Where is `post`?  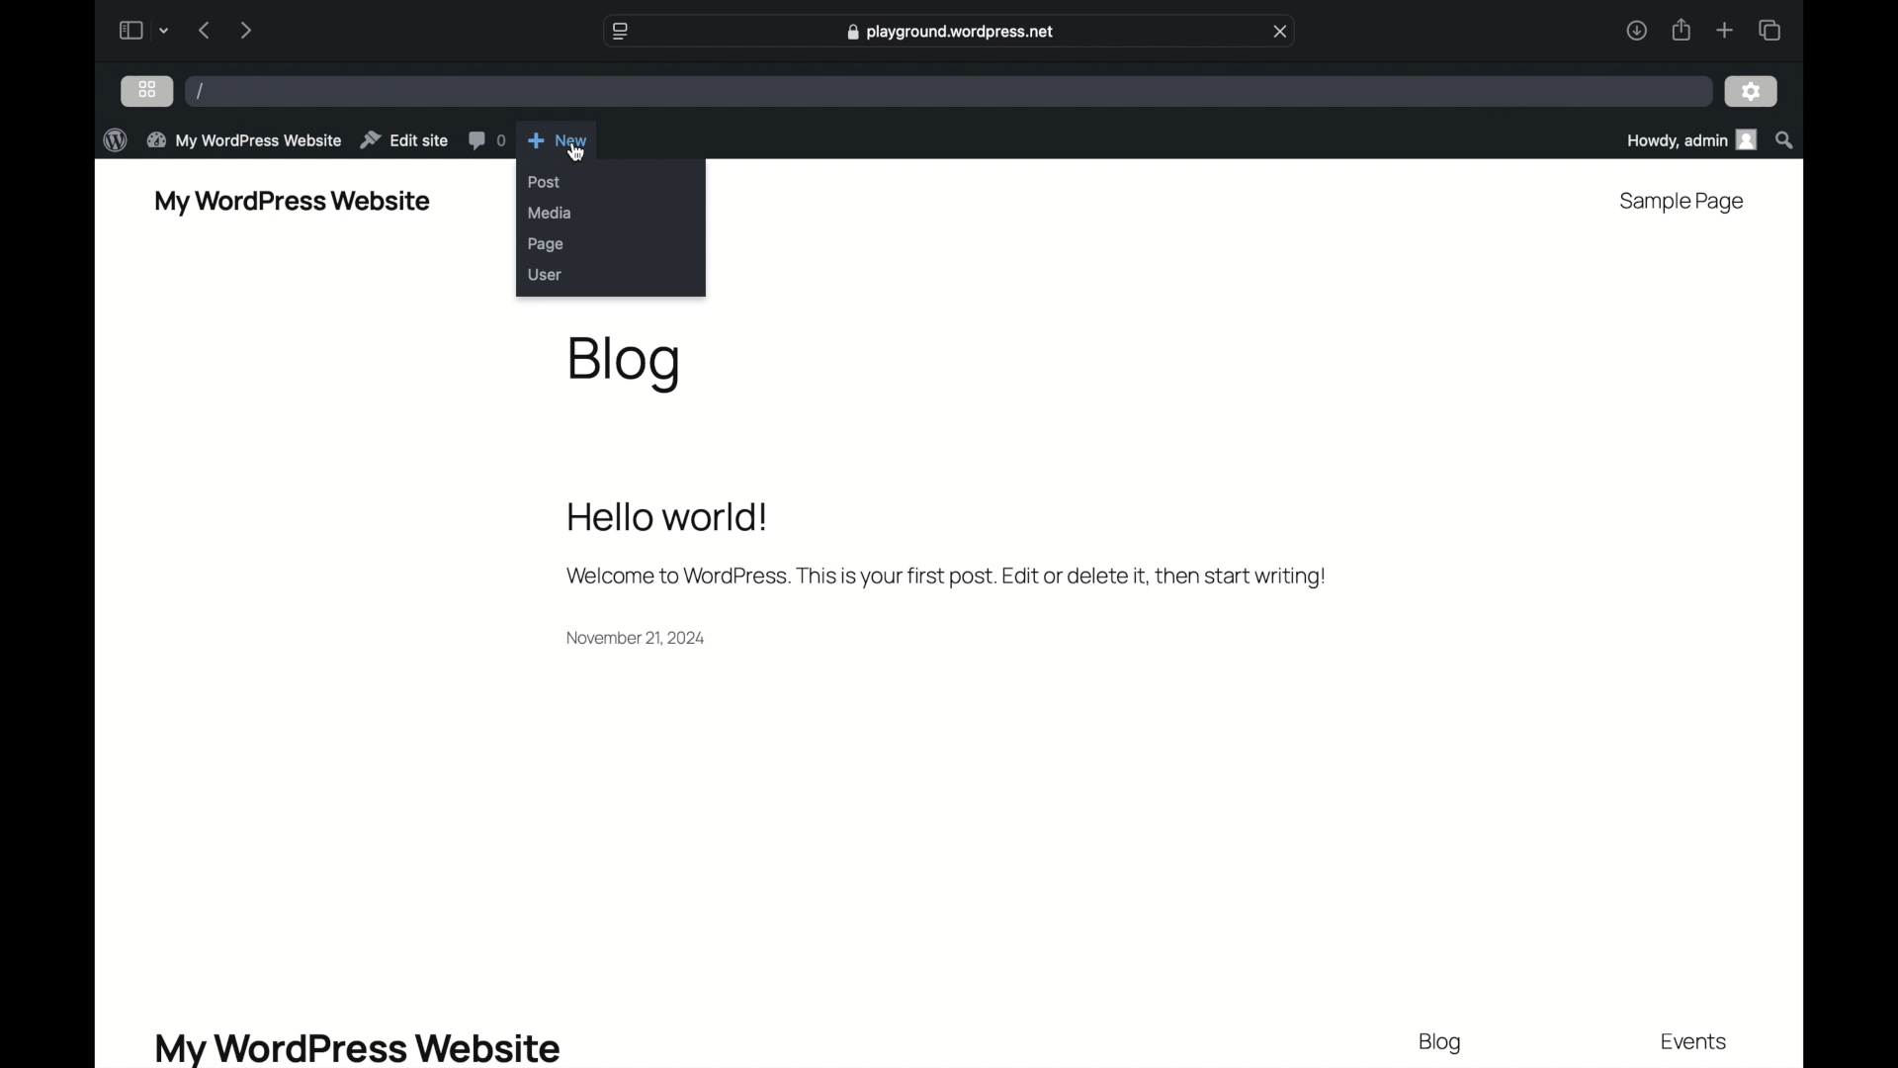
post is located at coordinates (544, 182).